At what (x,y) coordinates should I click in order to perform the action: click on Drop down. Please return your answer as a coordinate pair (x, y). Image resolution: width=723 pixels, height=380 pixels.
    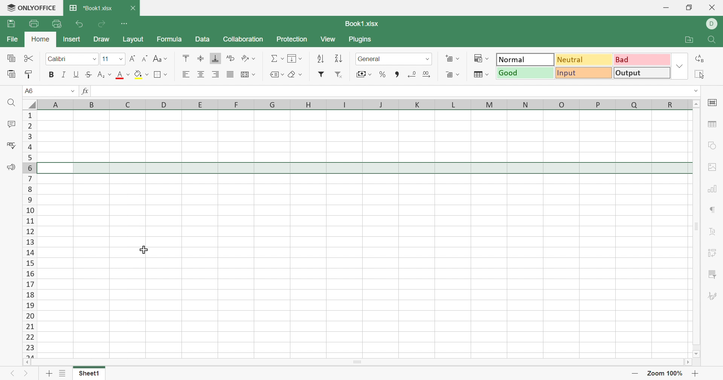
    Looking at the image, I should click on (72, 90).